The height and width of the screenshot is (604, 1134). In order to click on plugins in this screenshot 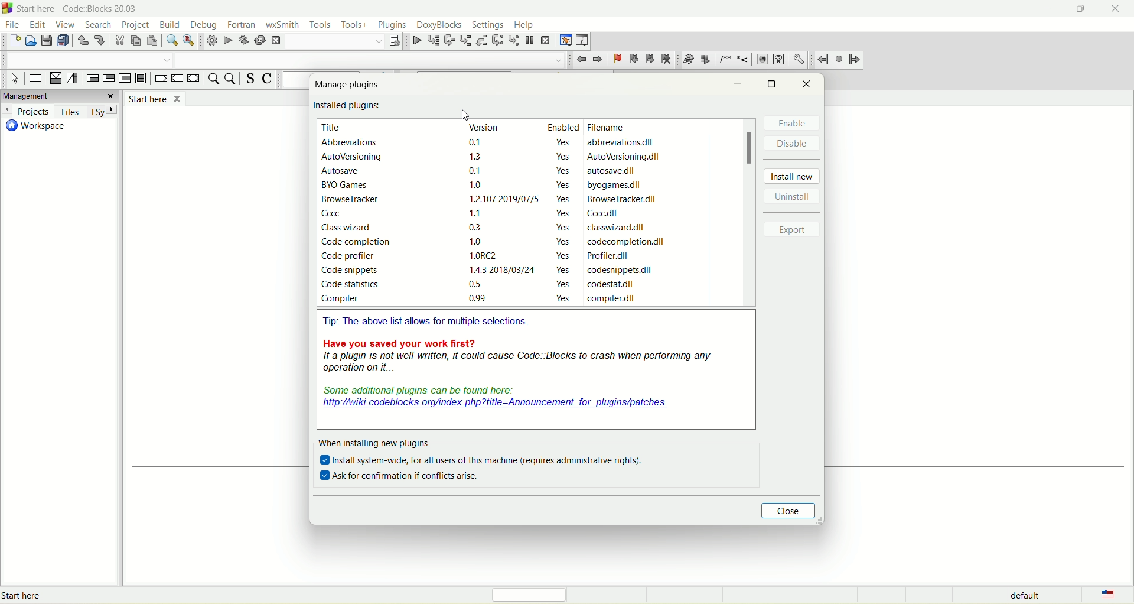, I will do `click(394, 24)`.